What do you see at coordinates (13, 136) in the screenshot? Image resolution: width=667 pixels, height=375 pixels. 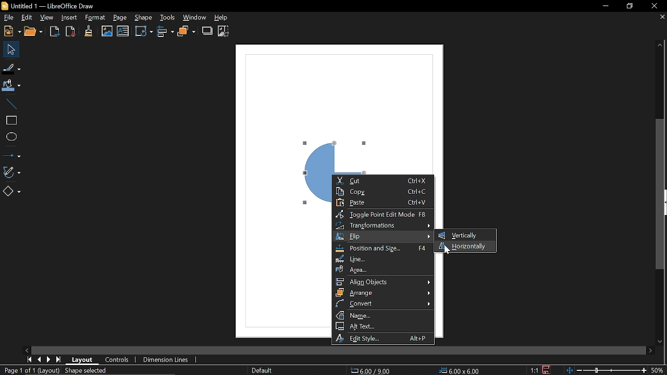 I see `Ellipse` at bounding box center [13, 136].